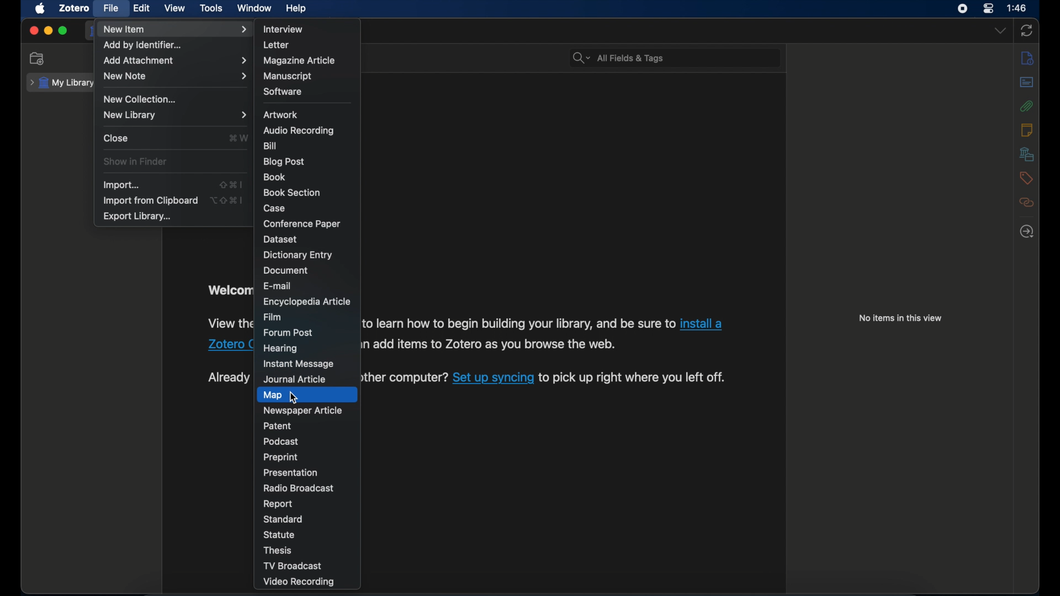 The height and width of the screenshot is (596, 1060). I want to click on related, so click(1027, 203).